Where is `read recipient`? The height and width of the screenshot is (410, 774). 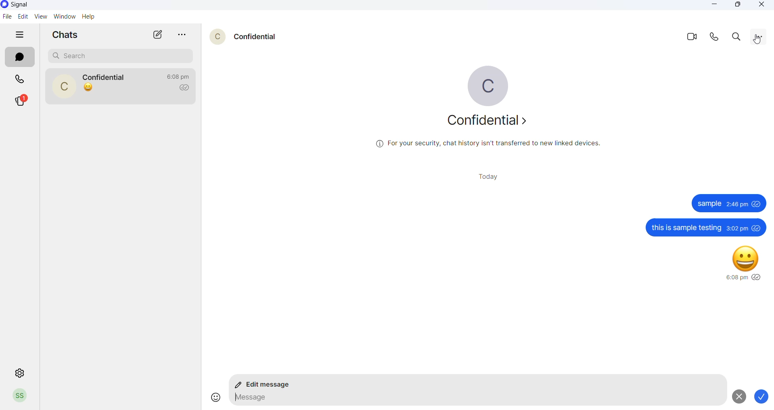
read recipient is located at coordinates (186, 88).